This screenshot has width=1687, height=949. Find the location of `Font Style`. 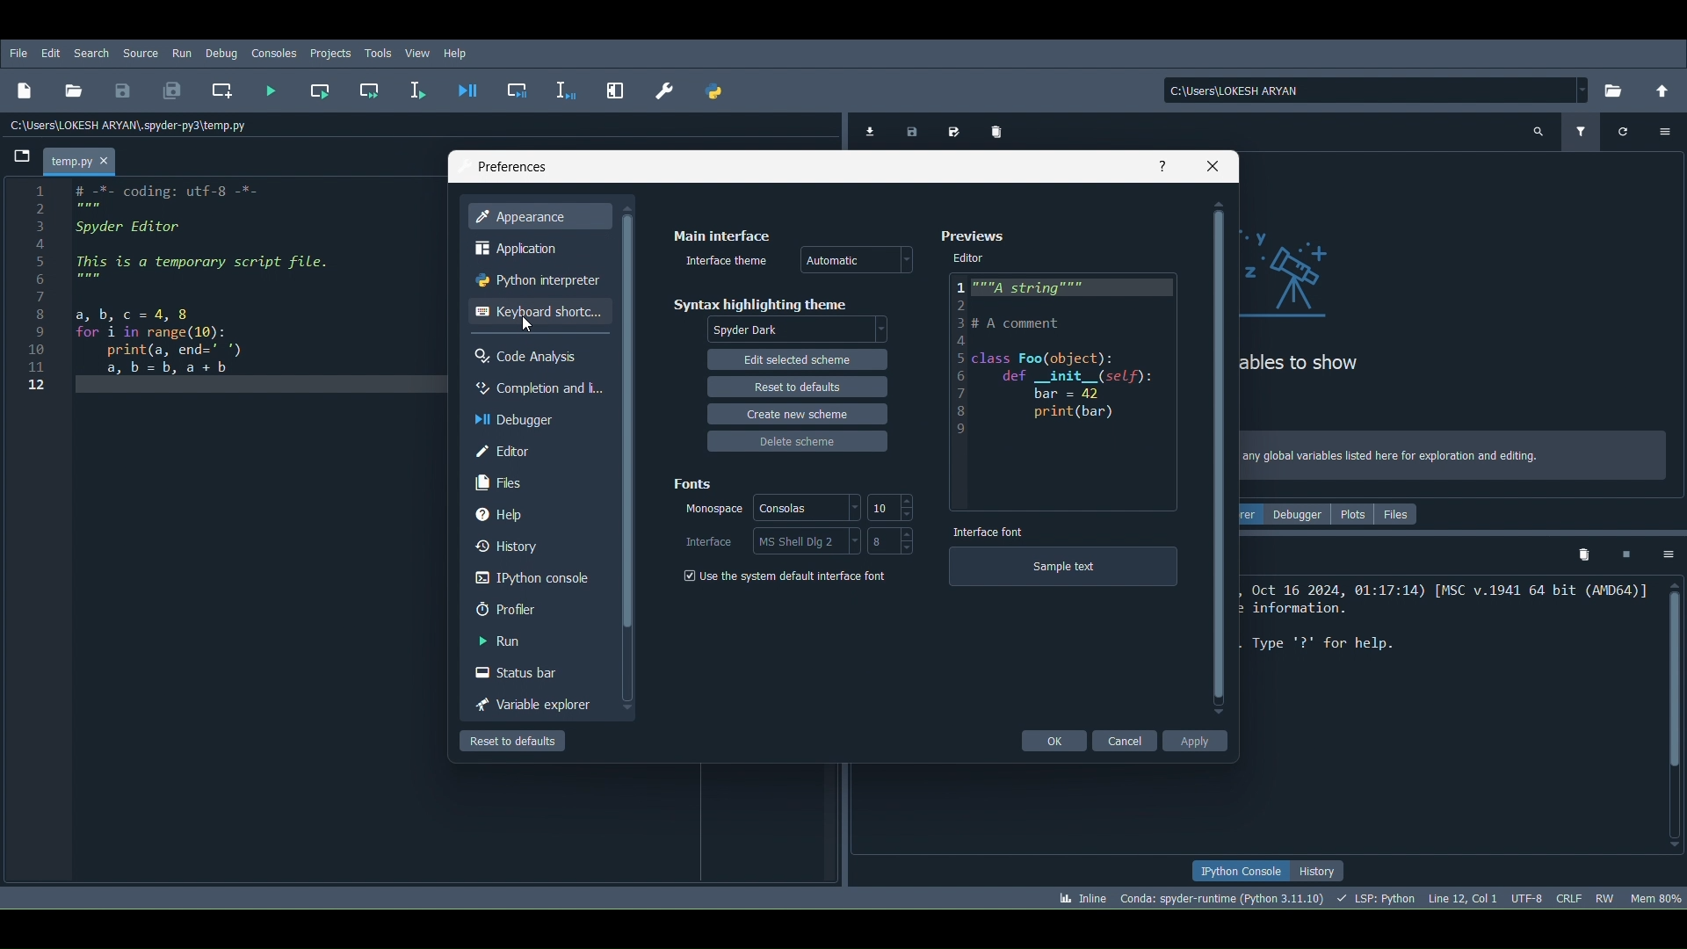

Font Style is located at coordinates (706, 511).